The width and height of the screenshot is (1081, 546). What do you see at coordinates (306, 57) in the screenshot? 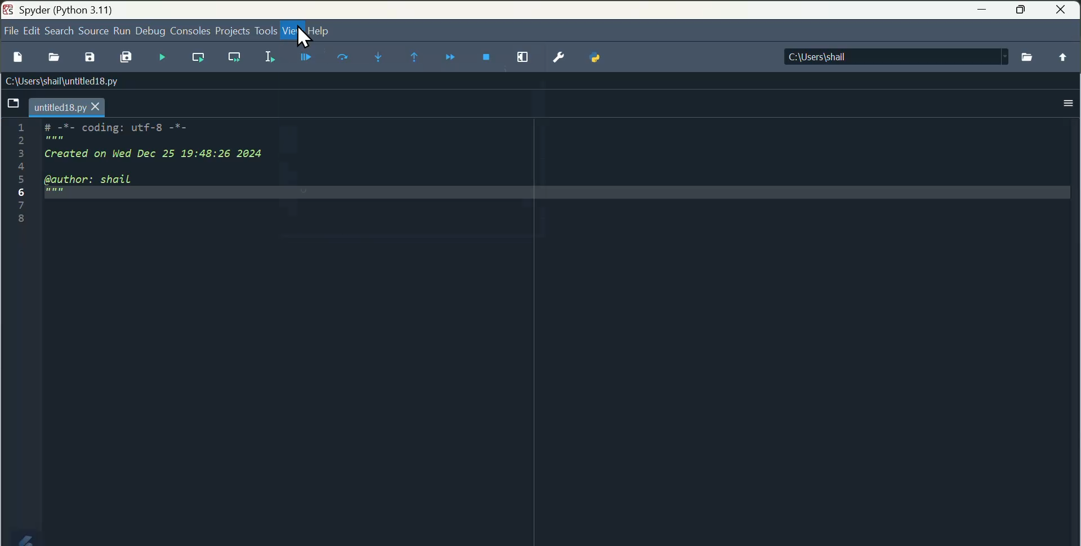
I see `Debug file` at bounding box center [306, 57].